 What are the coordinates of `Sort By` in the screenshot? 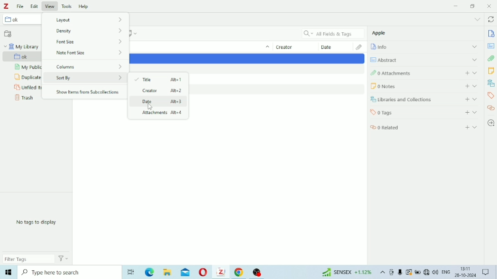 It's located at (89, 78).